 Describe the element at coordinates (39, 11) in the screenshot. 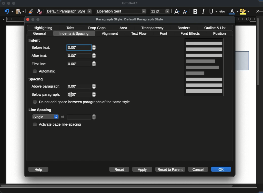

I see `clear formatting` at that location.